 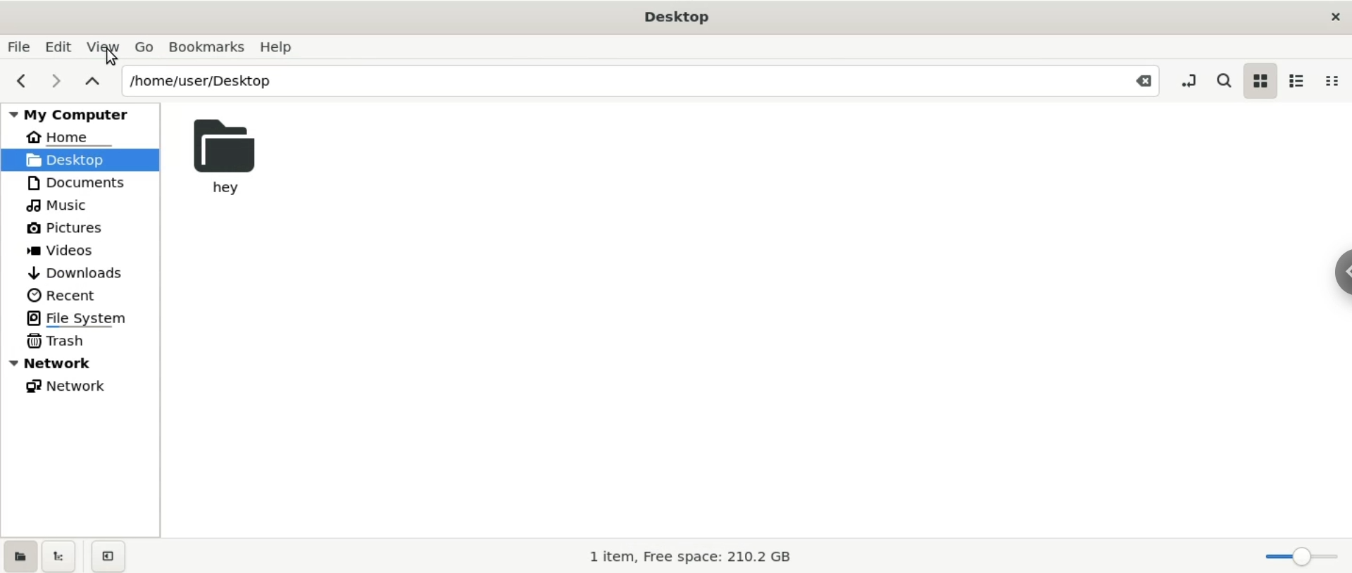 What do you see at coordinates (18, 556) in the screenshot?
I see `show places` at bounding box center [18, 556].